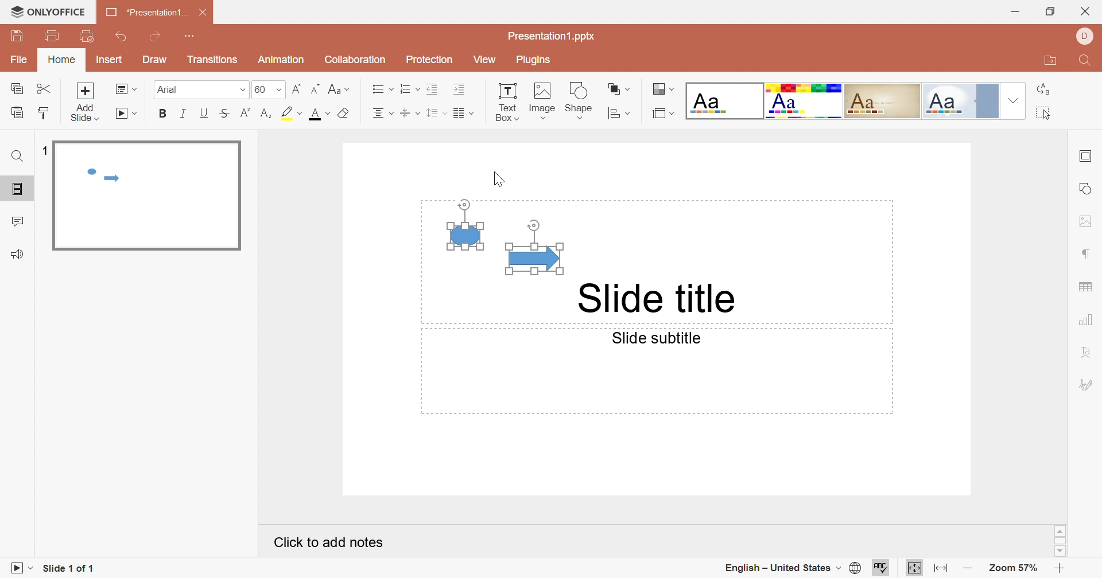 The height and width of the screenshot is (578, 1102). Describe the element at coordinates (1086, 220) in the screenshot. I see `image settings` at that location.